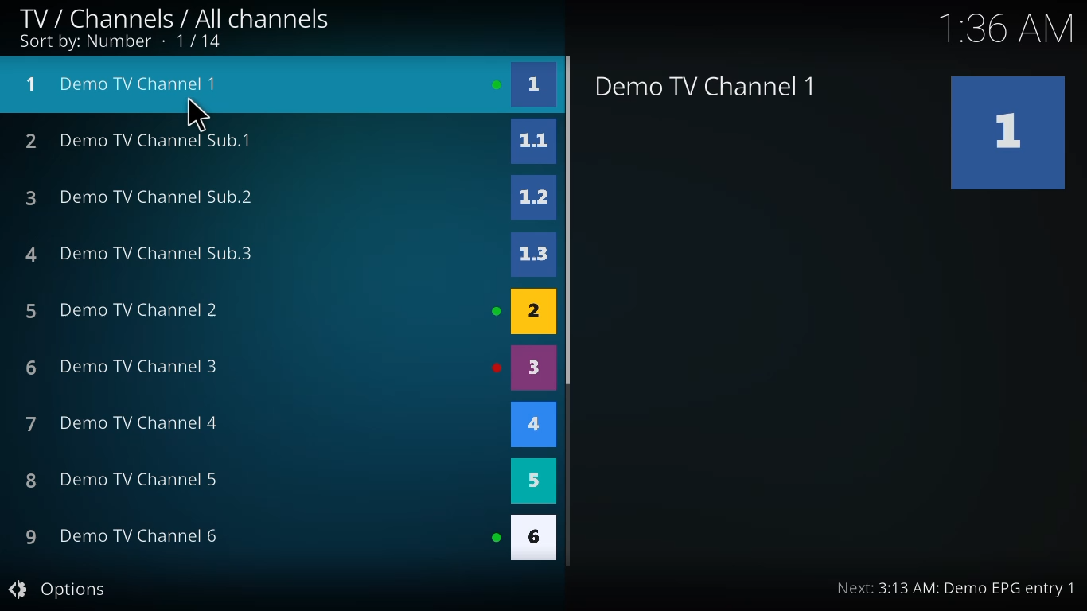 The image size is (1087, 611). I want to click on next, so click(955, 587).